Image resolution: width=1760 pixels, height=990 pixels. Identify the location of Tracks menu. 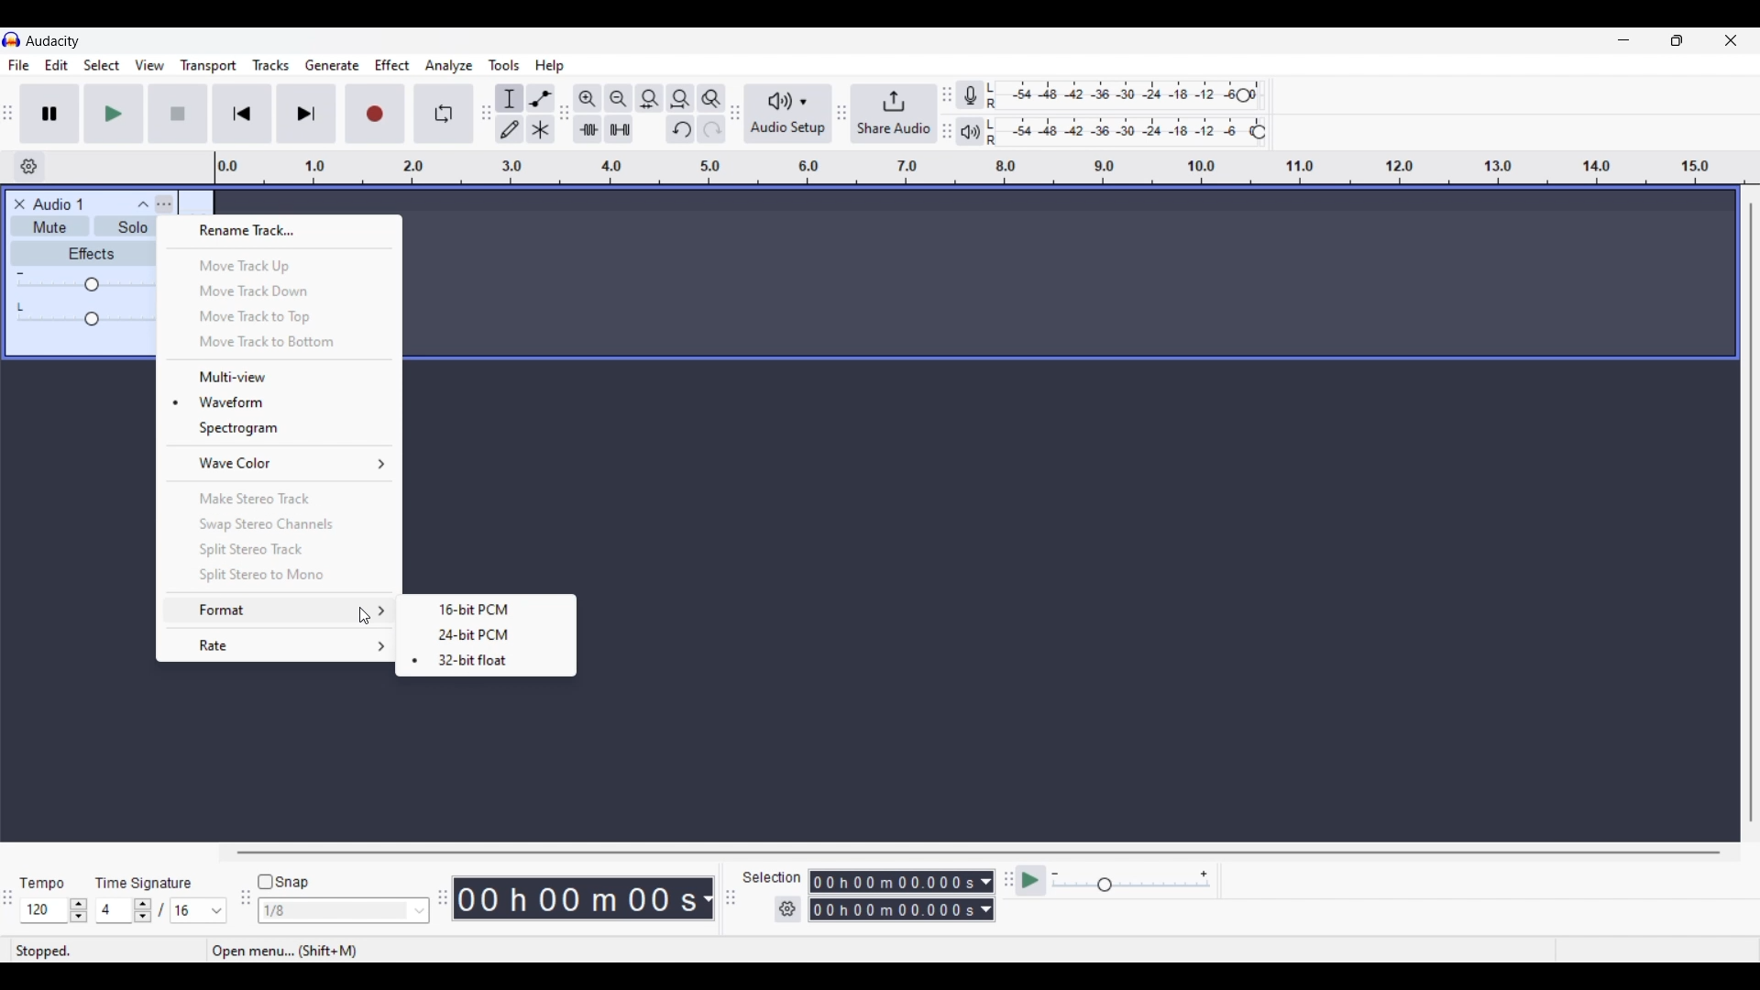
(270, 65).